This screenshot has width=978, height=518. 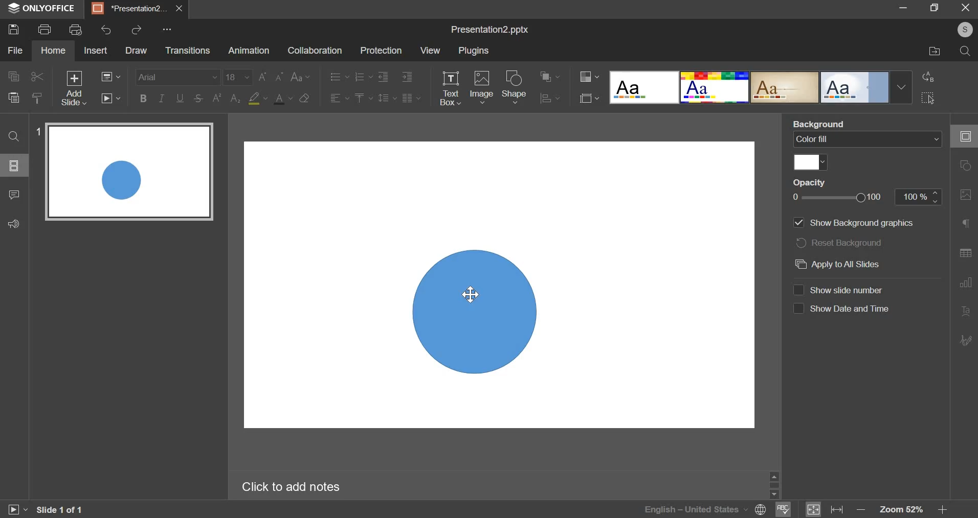 I want to click on subscript, so click(x=235, y=99).